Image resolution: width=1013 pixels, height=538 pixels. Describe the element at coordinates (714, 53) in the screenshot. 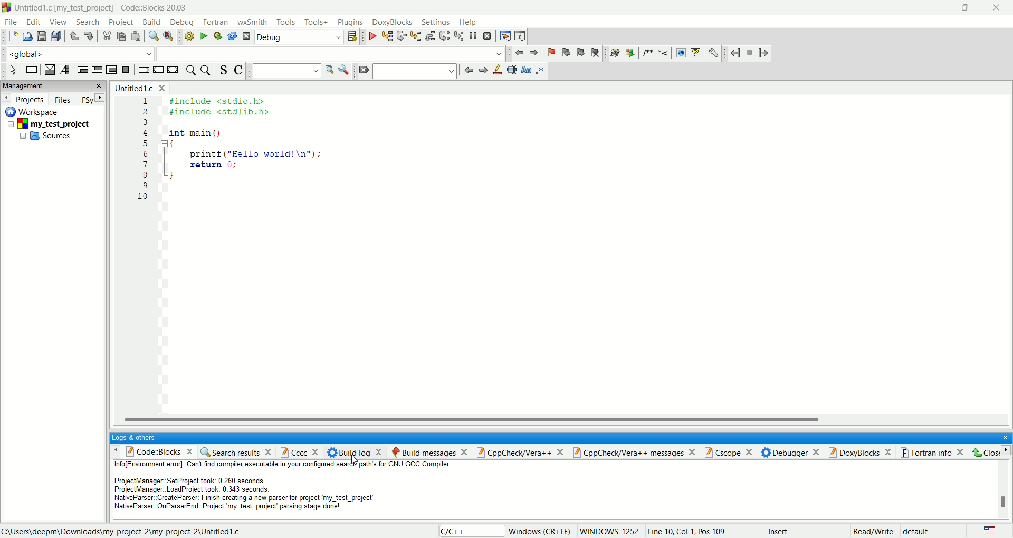

I see `preferences` at that location.